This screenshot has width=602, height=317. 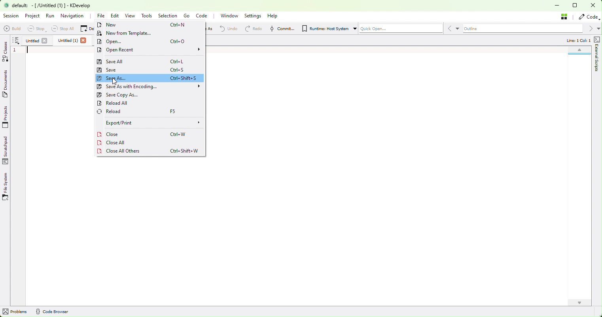 What do you see at coordinates (281, 28) in the screenshot?
I see `Commit` at bounding box center [281, 28].